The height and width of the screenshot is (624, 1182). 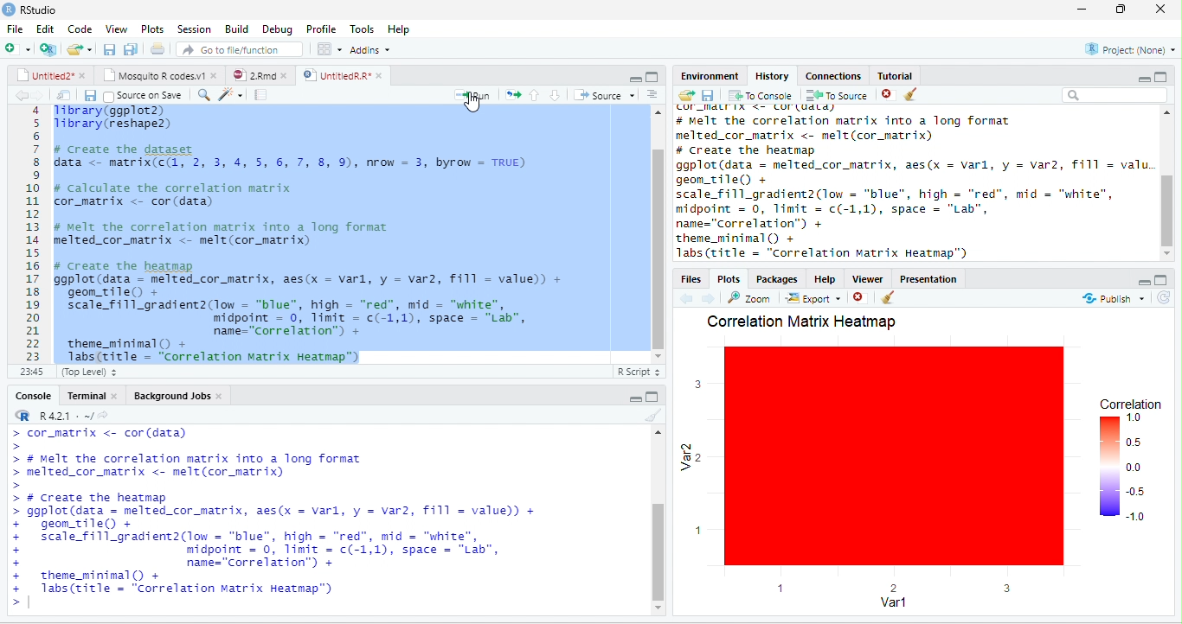 I want to click on , so click(x=557, y=93).